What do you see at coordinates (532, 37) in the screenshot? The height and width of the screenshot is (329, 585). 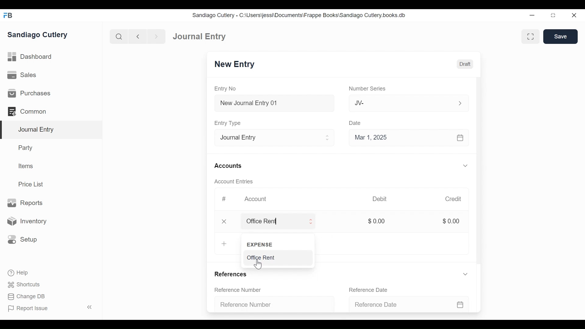 I see `toggle between form and full width` at bounding box center [532, 37].